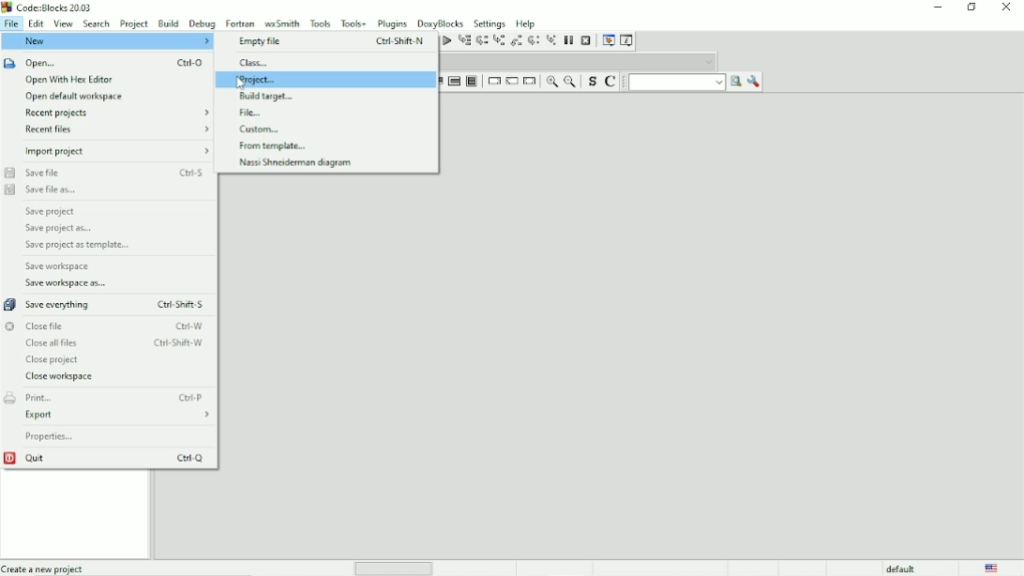 The width and height of the screenshot is (1024, 576). What do you see at coordinates (135, 23) in the screenshot?
I see `Project` at bounding box center [135, 23].